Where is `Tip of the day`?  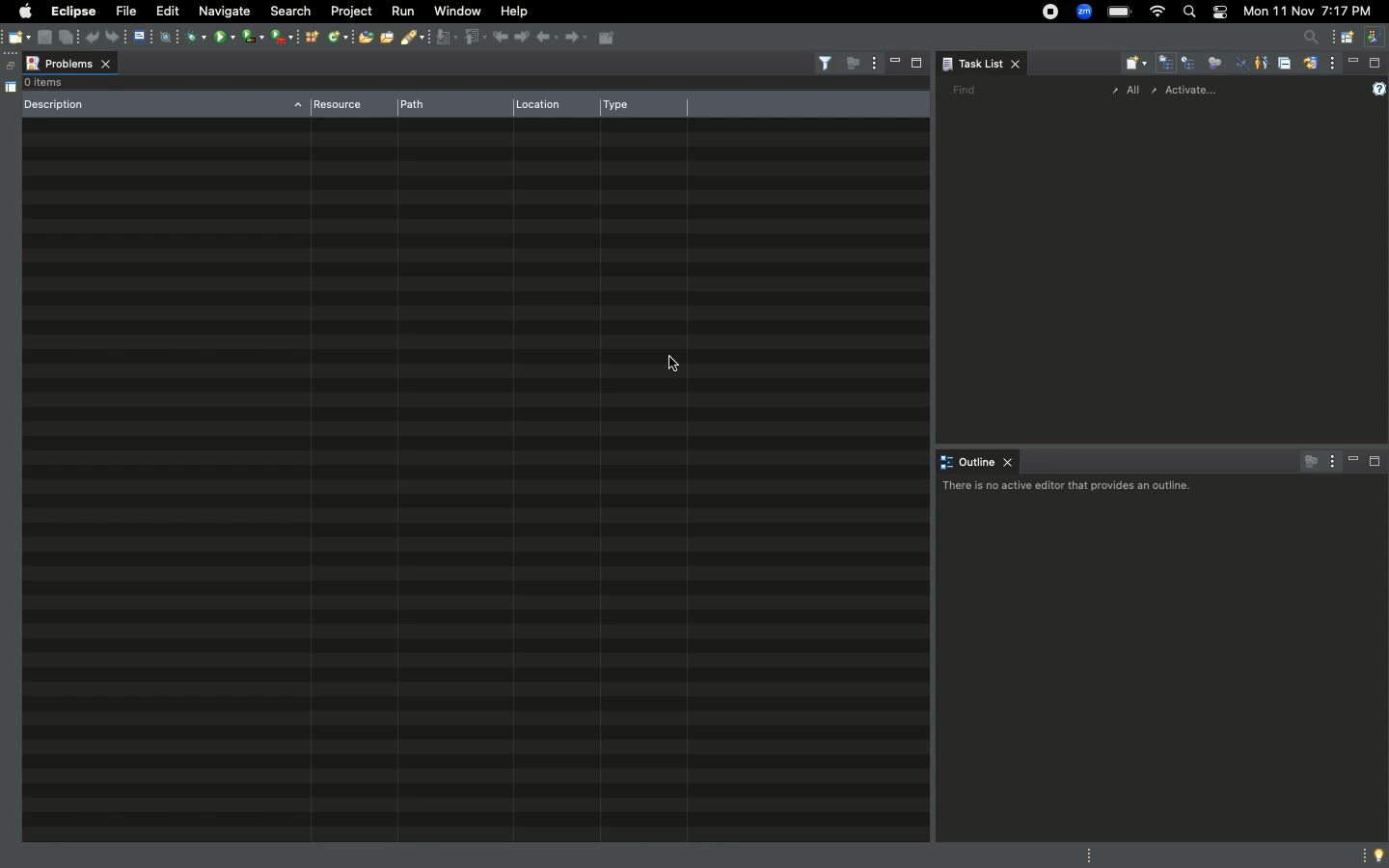
Tip of the day is located at coordinates (1380, 855).